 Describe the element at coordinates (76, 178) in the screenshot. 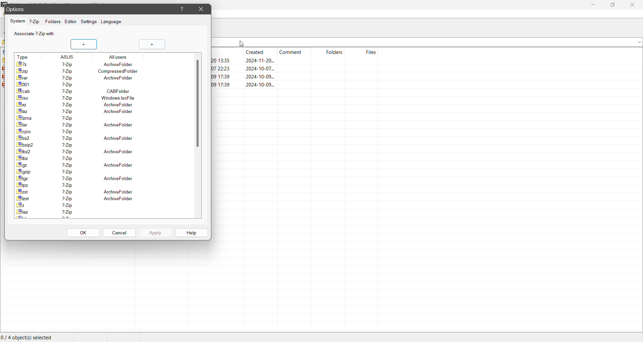

I see `Archived Folder` at that location.